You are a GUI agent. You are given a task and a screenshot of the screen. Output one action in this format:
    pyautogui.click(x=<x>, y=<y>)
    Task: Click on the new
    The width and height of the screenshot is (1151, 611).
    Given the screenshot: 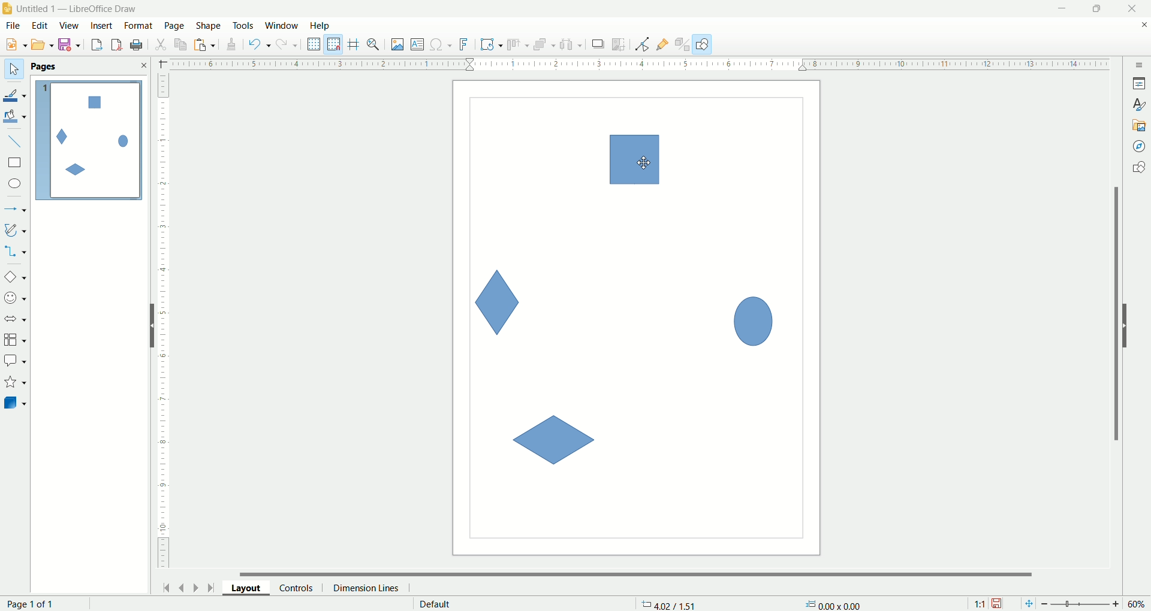 What is the action you would take?
    pyautogui.click(x=14, y=45)
    